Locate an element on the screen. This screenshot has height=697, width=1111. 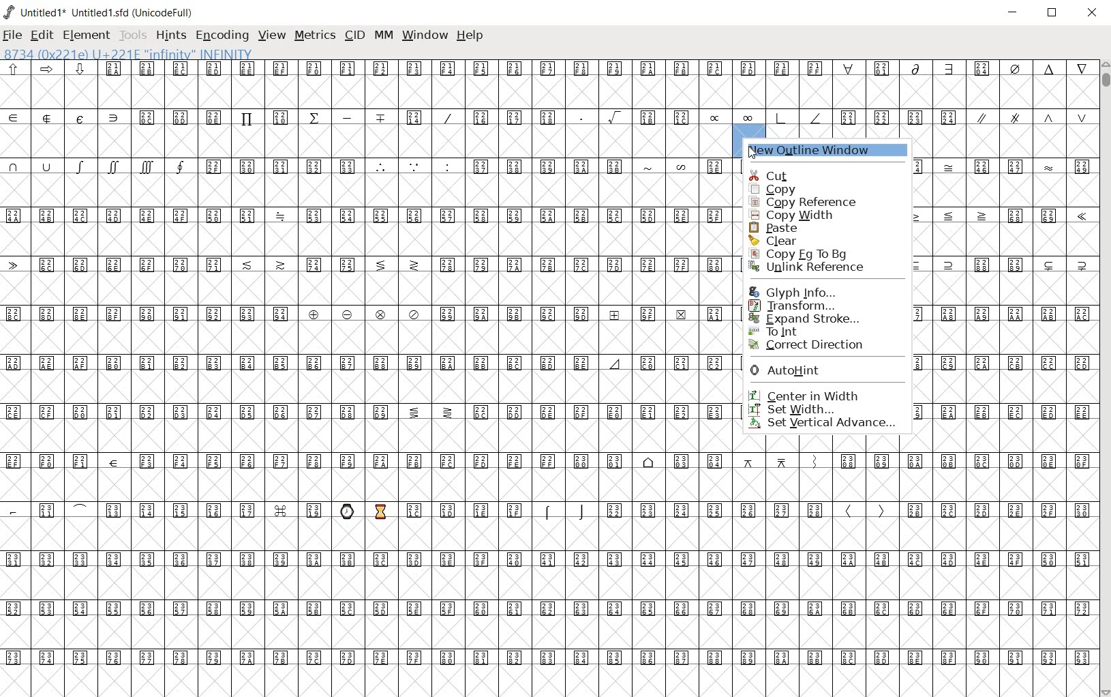
correct direction is located at coordinates (822, 346).